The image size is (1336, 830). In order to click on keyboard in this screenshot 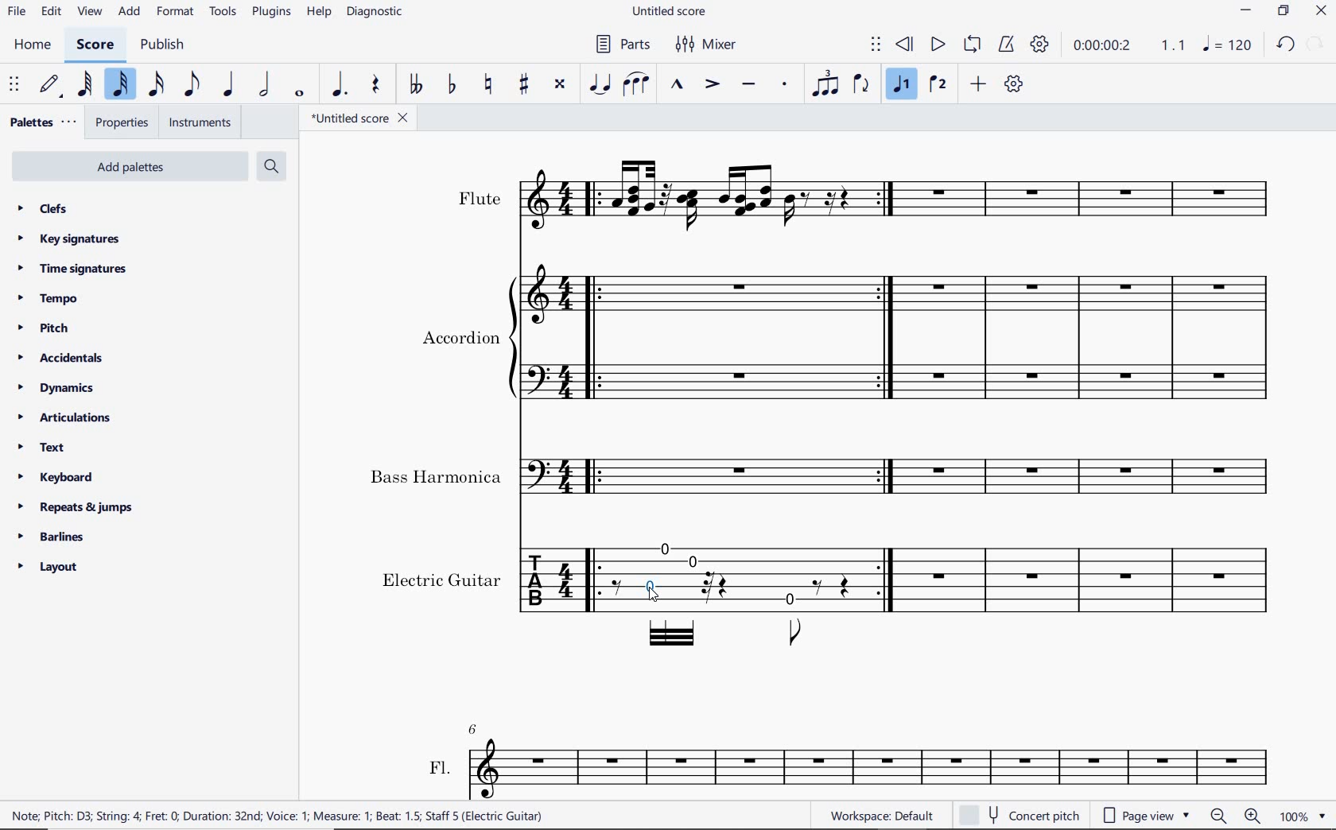, I will do `click(57, 479)`.